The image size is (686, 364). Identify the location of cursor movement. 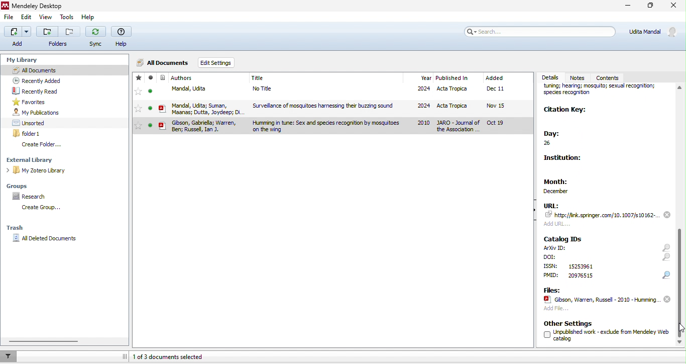
(680, 329).